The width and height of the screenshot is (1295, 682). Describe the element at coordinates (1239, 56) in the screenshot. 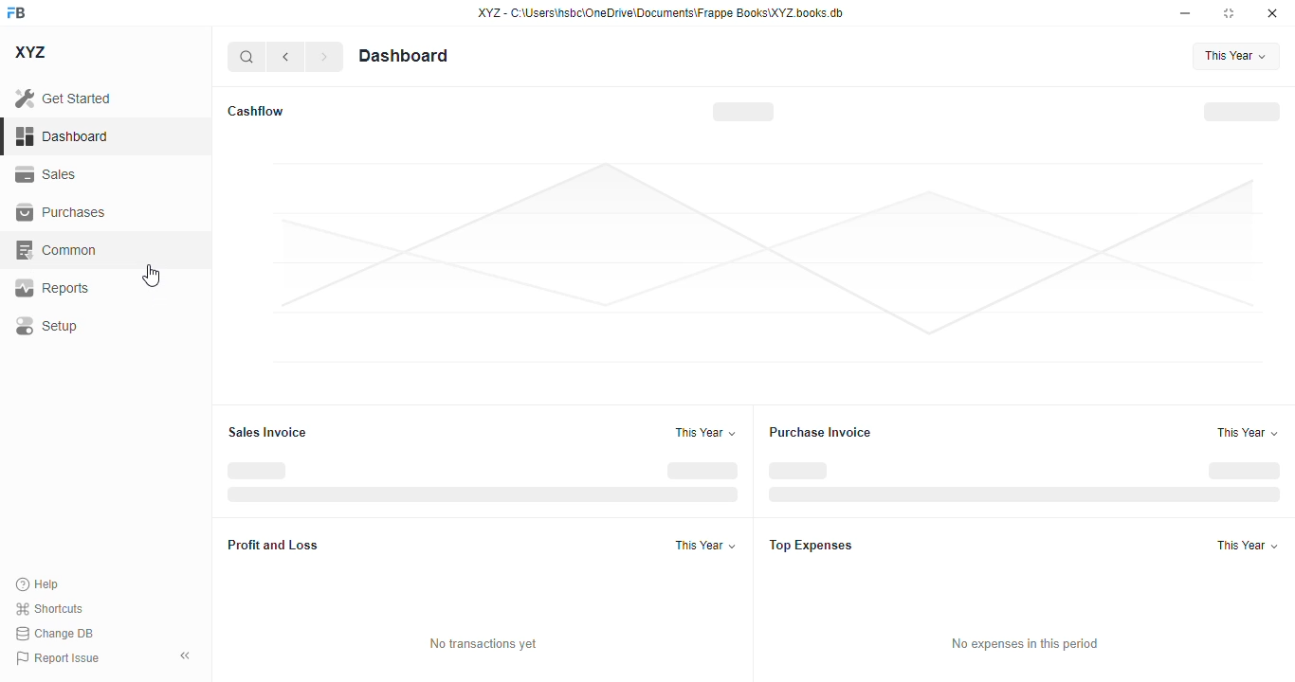

I see `this year` at that location.